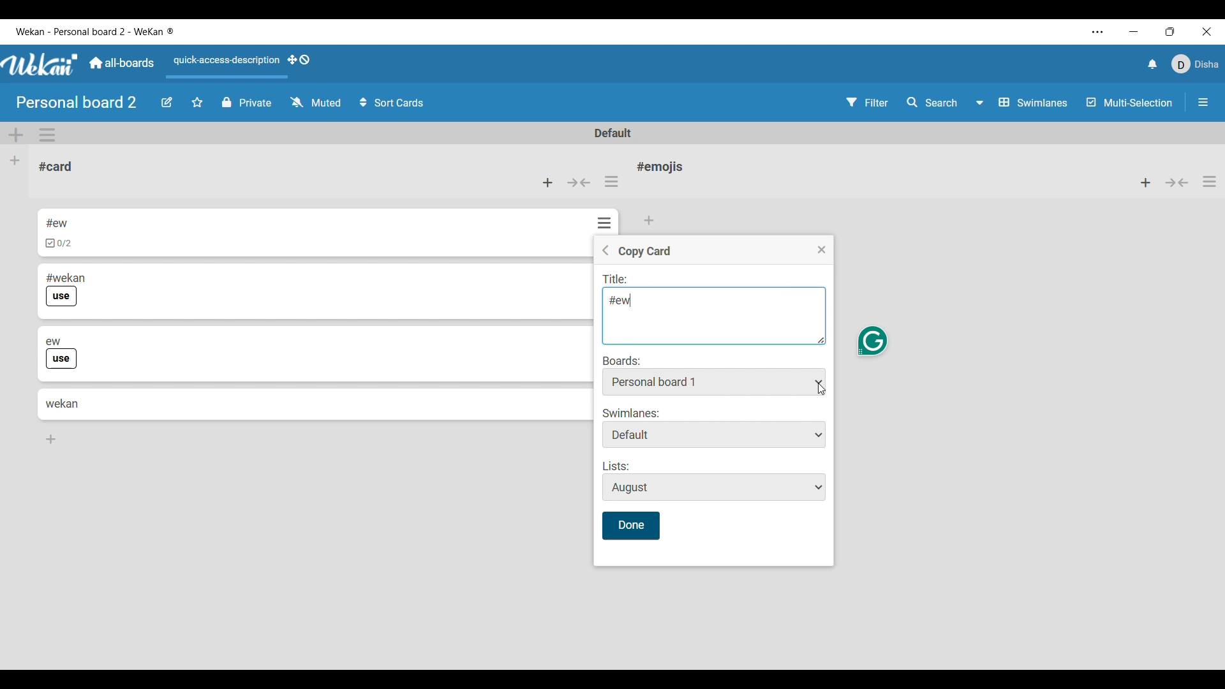 Image resolution: width=1225 pixels, height=689 pixels. Describe the element at coordinates (1177, 182) in the screenshot. I see `Collapse` at that location.